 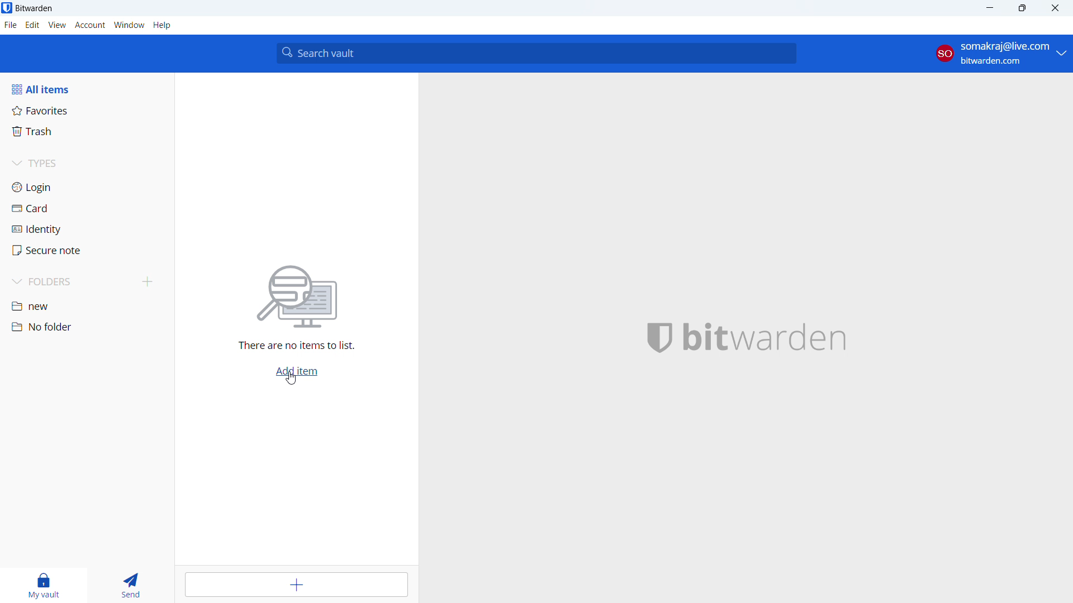 I want to click on send, so click(x=129, y=585).